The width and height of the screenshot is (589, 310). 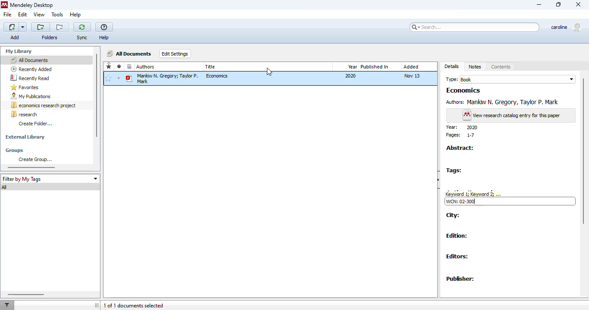 What do you see at coordinates (130, 53) in the screenshot?
I see `all documents` at bounding box center [130, 53].